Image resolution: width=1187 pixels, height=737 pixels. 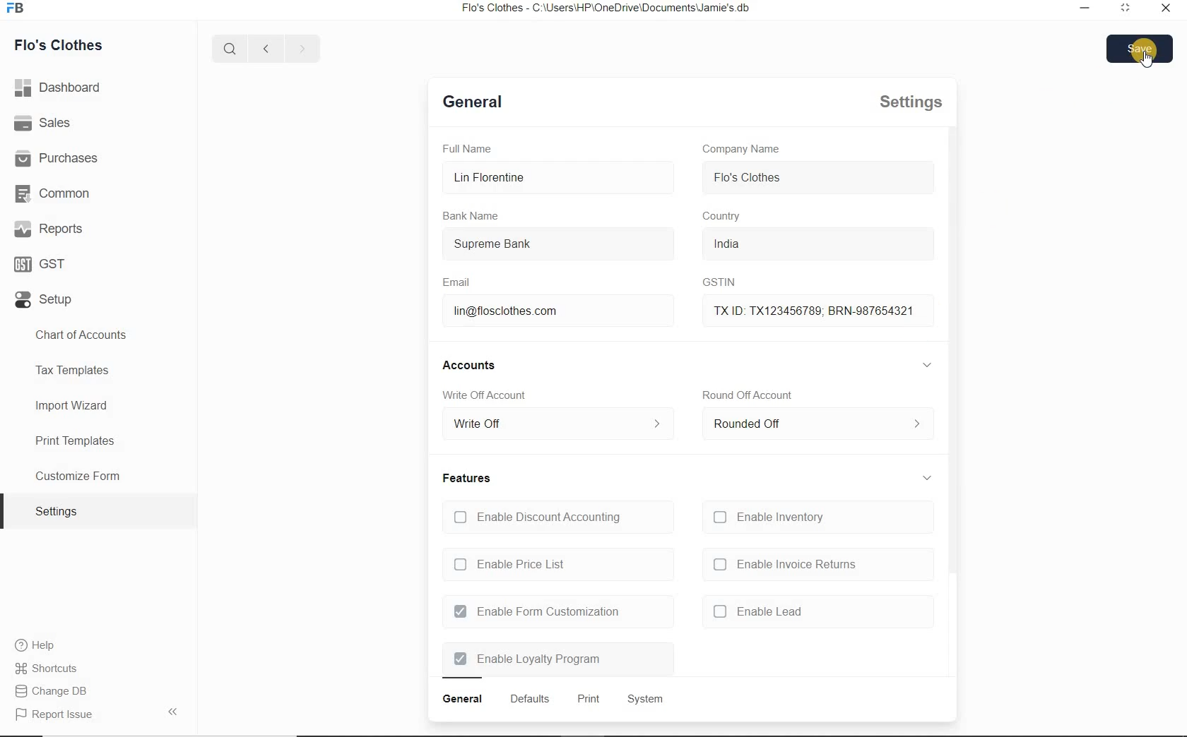 I want to click on mouse pointer, so click(x=1146, y=62).